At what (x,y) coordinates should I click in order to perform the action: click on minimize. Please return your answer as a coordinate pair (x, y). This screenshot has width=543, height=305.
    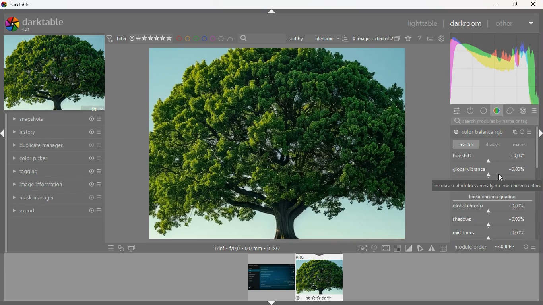
    Looking at the image, I should click on (496, 5).